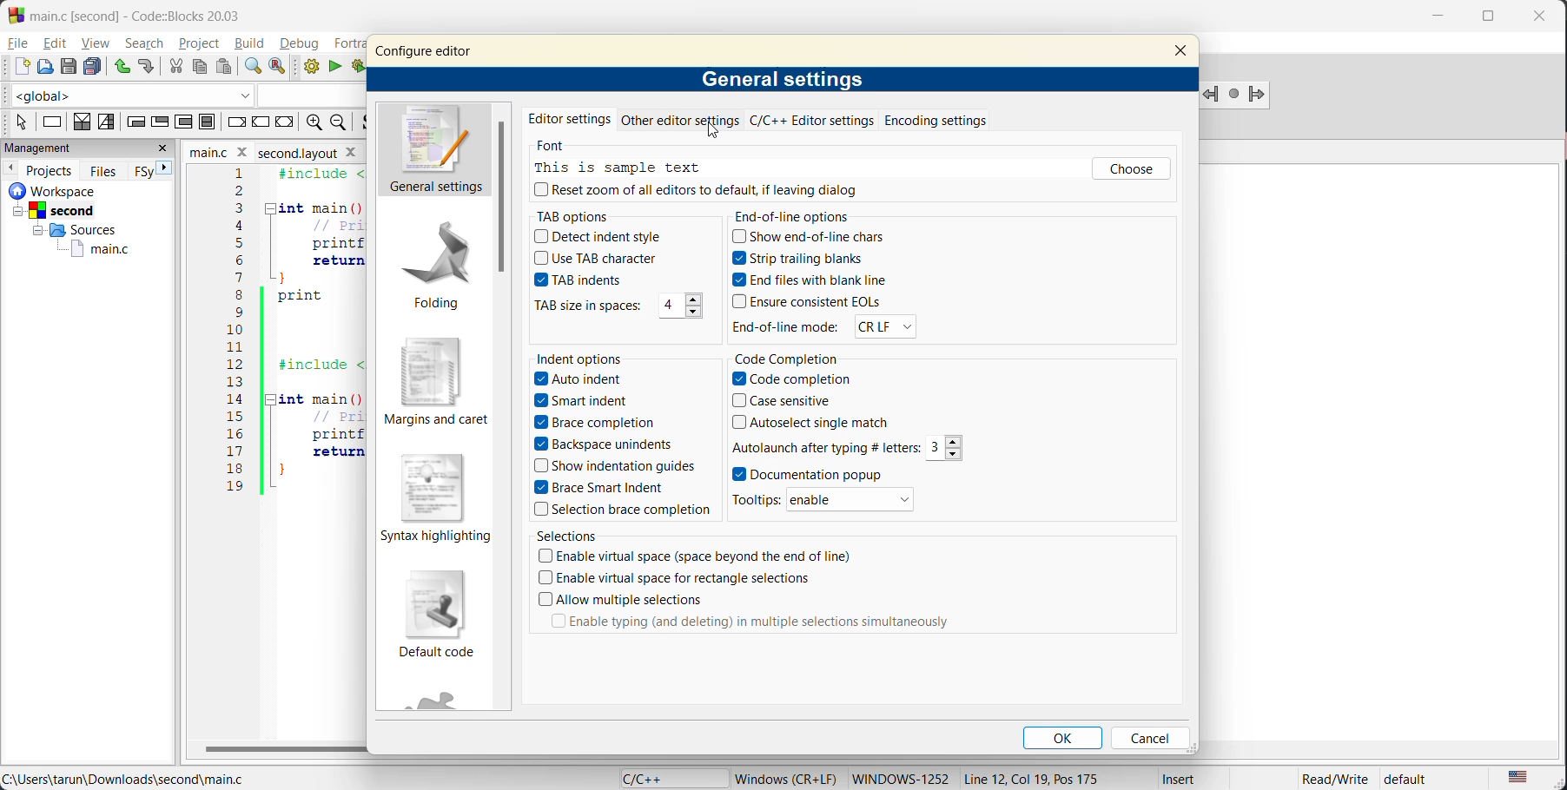  What do you see at coordinates (823, 213) in the screenshot?
I see `End-of-line options` at bounding box center [823, 213].